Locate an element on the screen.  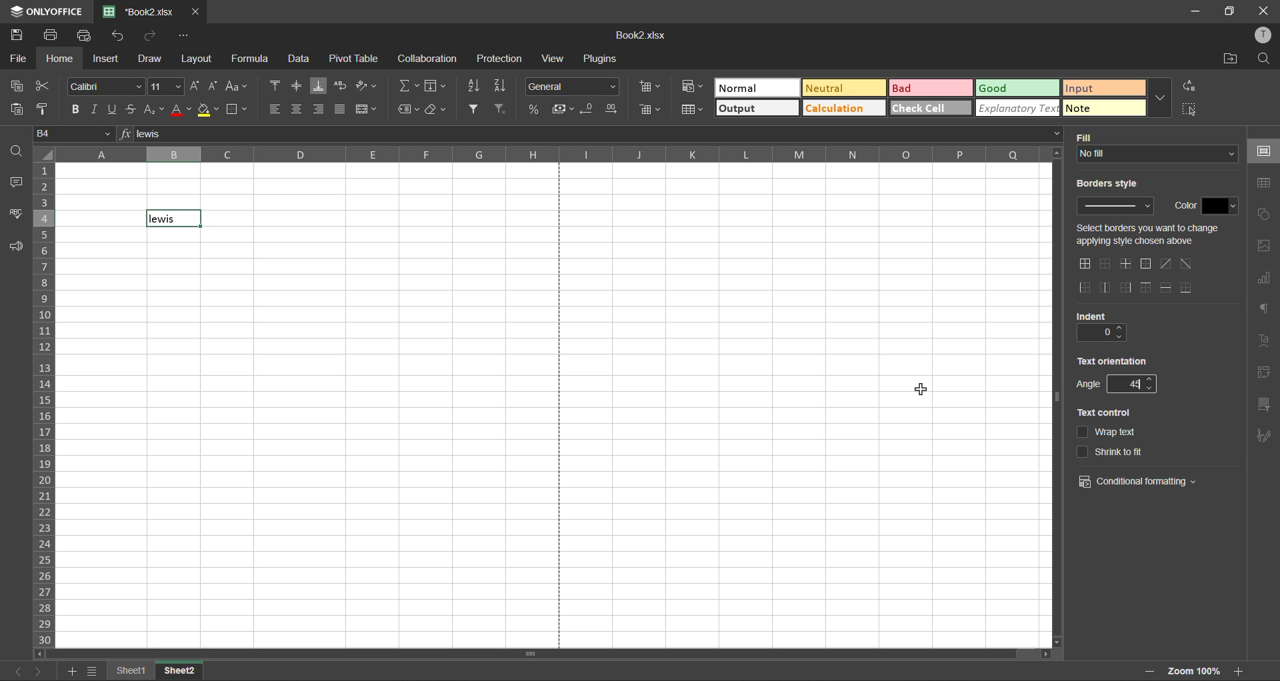
fill is located at coordinates (1087, 134).